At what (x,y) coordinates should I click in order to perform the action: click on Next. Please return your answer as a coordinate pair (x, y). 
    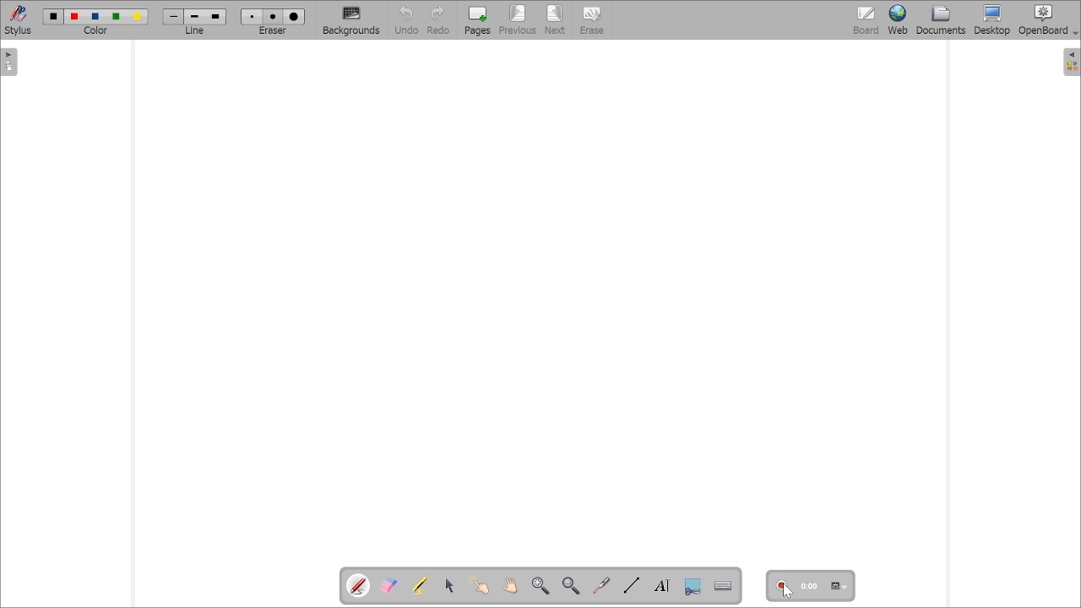
    Looking at the image, I should click on (556, 20).